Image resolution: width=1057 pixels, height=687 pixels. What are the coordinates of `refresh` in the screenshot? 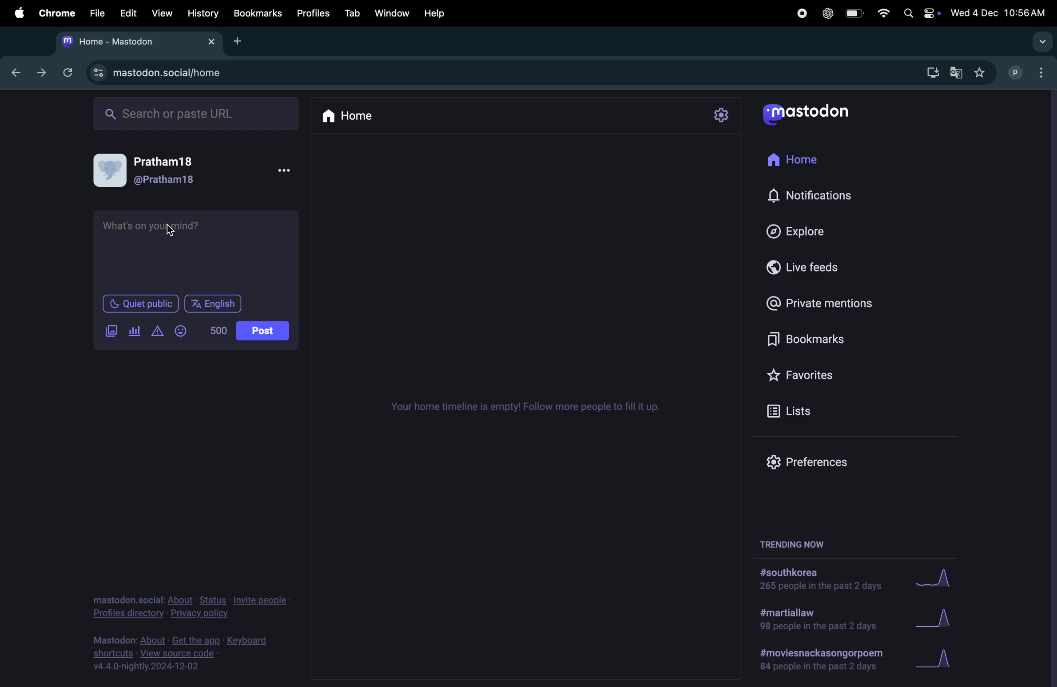 It's located at (70, 71).